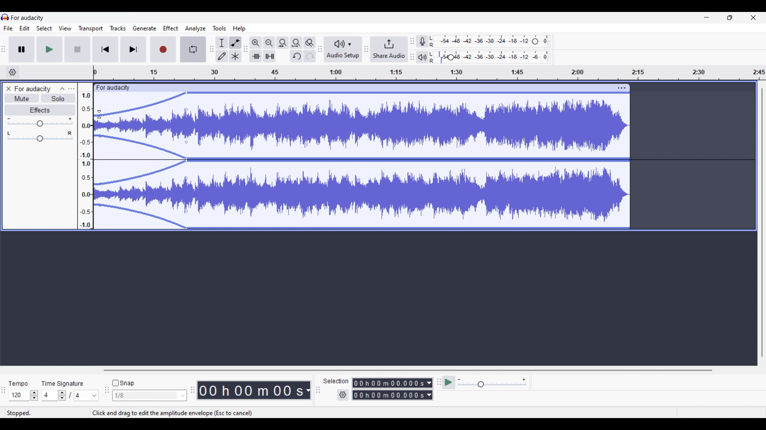 This screenshot has width=766, height=430. Describe the element at coordinates (219, 28) in the screenshot. I see `Tools` at that location.